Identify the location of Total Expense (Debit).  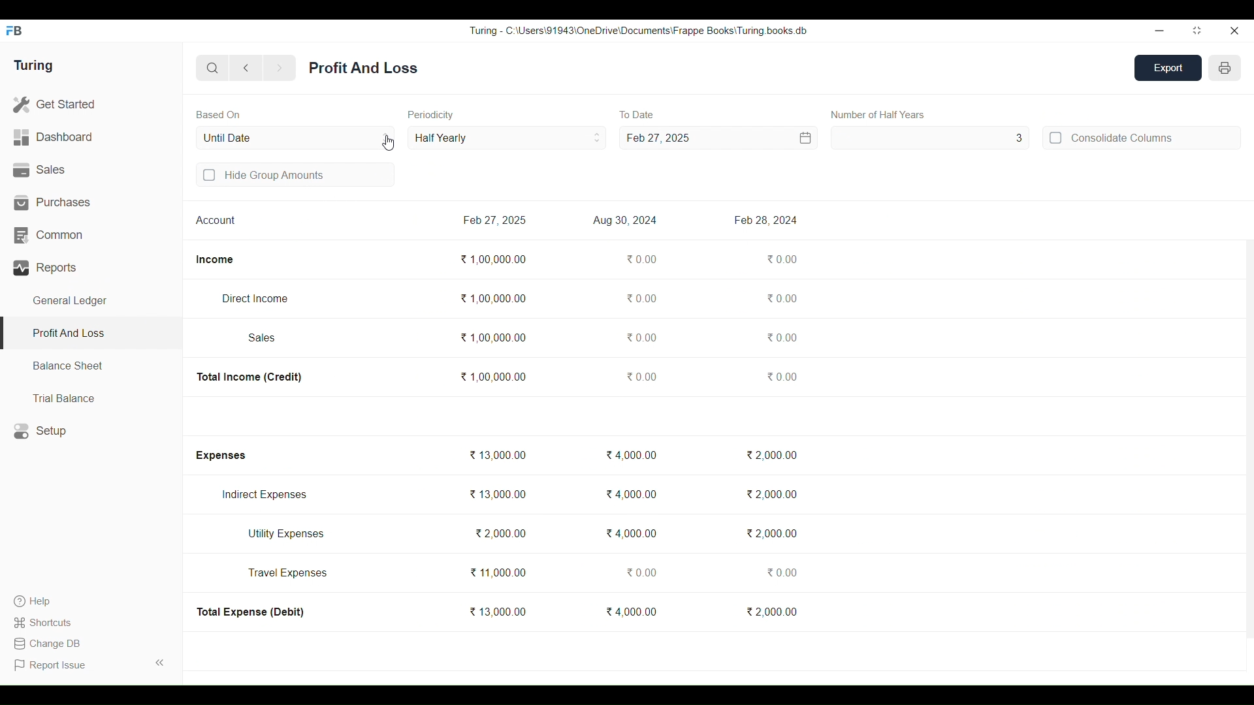
(251, 612).